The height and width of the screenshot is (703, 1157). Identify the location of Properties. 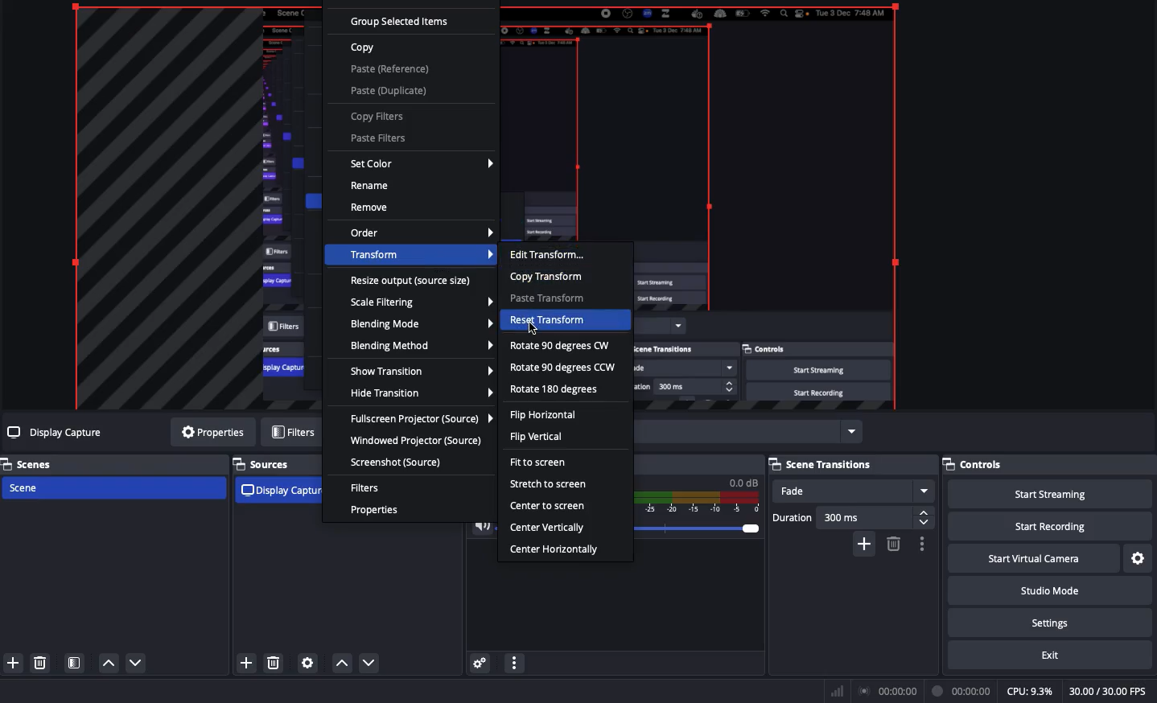
(377, 511).